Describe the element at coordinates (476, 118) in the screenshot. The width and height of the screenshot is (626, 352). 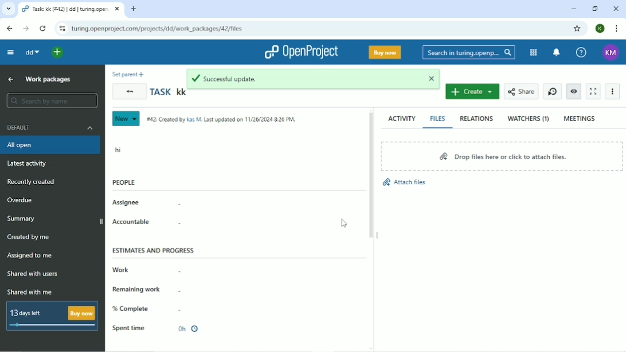
I see `Relations` at that location.